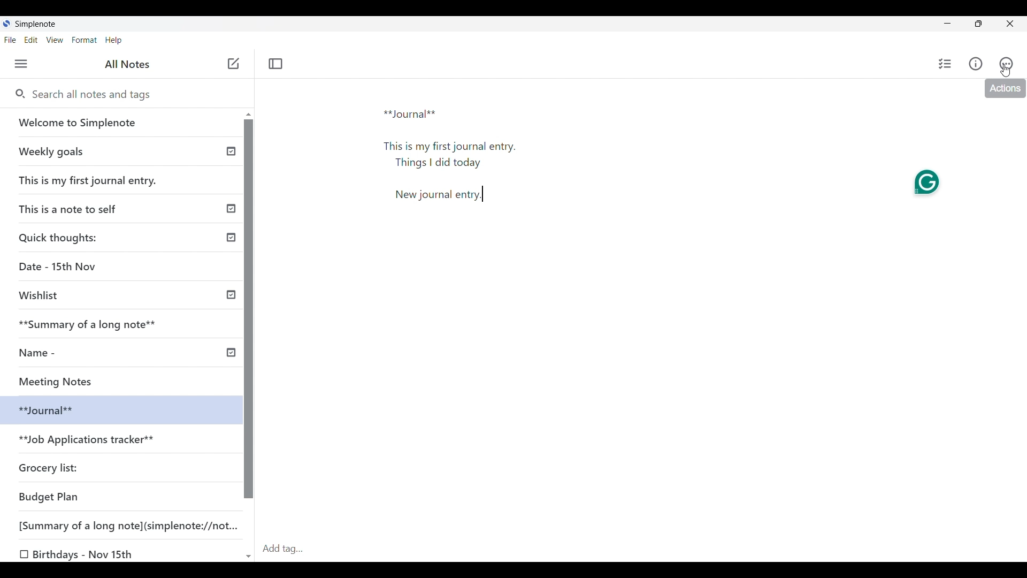 The width and height of the screenshot is (1027, 578). I want to click on Wishlist, so click(43, 295).